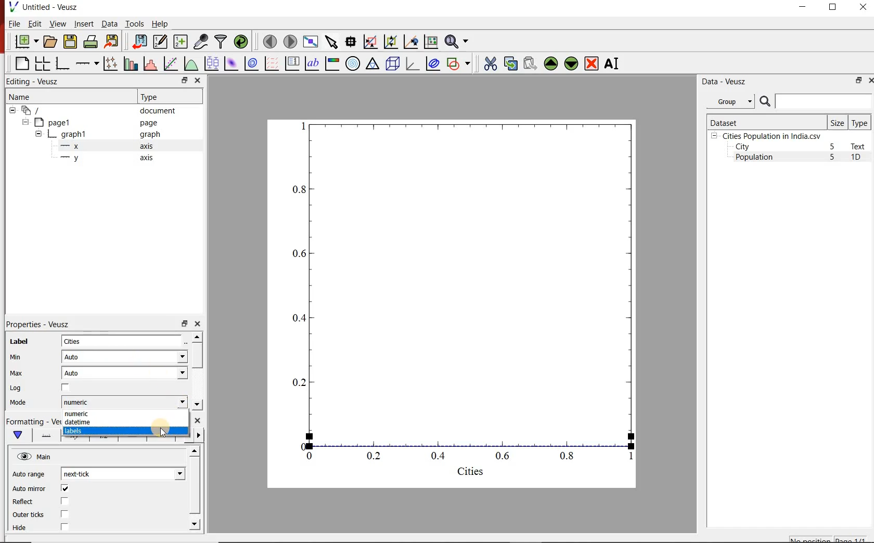  What do you see at coordinates (87, 62) in the screenshot?
I see `Add an axis to the plot` at bounding box center [87, 62].